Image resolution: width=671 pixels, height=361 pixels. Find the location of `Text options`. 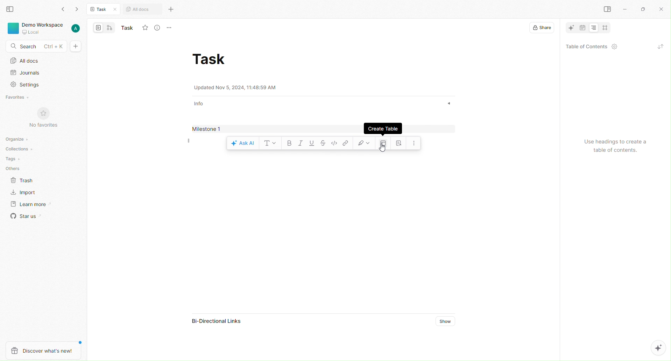

Text options is located at coordinates (269, 143).